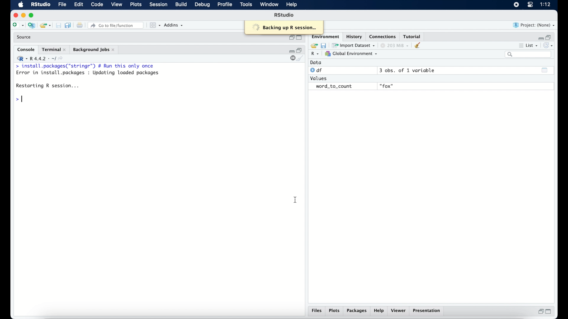 The image size is (568, 319). Describe the element at coordinates (284, 15) in the screenshot. I see `R studio` at that location.